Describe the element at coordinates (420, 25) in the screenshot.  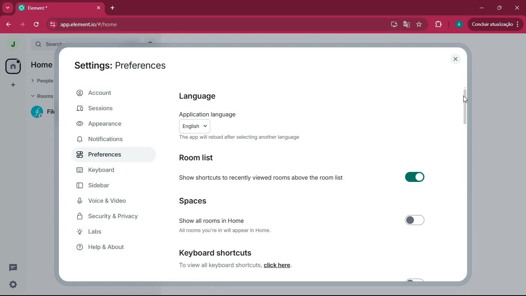
I see `favourite` at that location.